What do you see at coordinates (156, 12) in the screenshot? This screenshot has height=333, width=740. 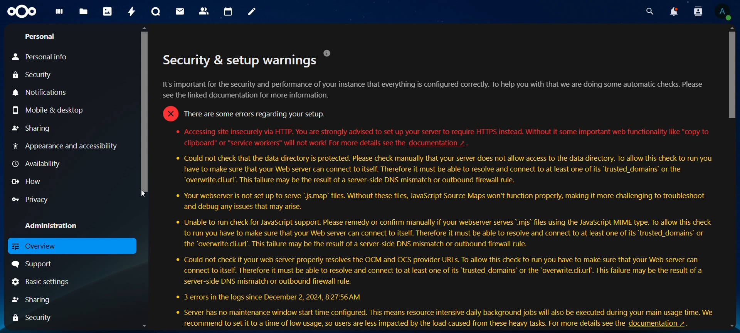 I see `talk` at bounding box center [156, 12].